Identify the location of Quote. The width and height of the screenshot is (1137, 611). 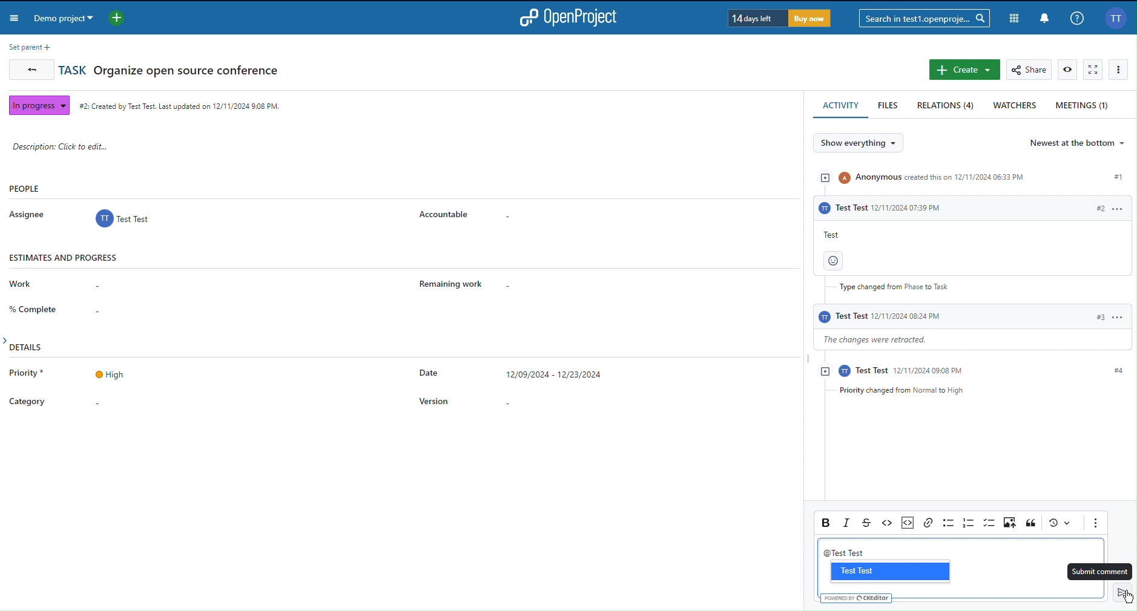
(1031, 523).